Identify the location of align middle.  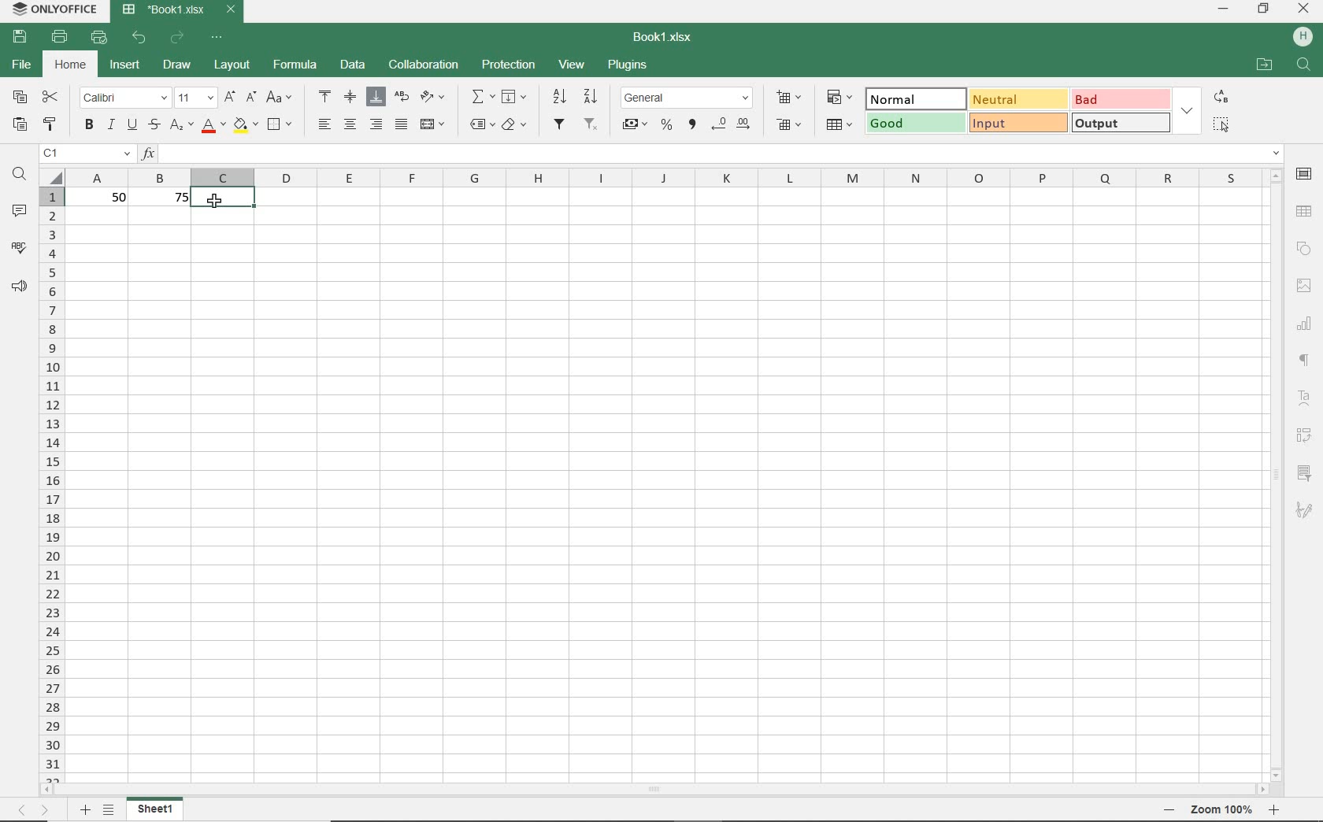
(348, 97).